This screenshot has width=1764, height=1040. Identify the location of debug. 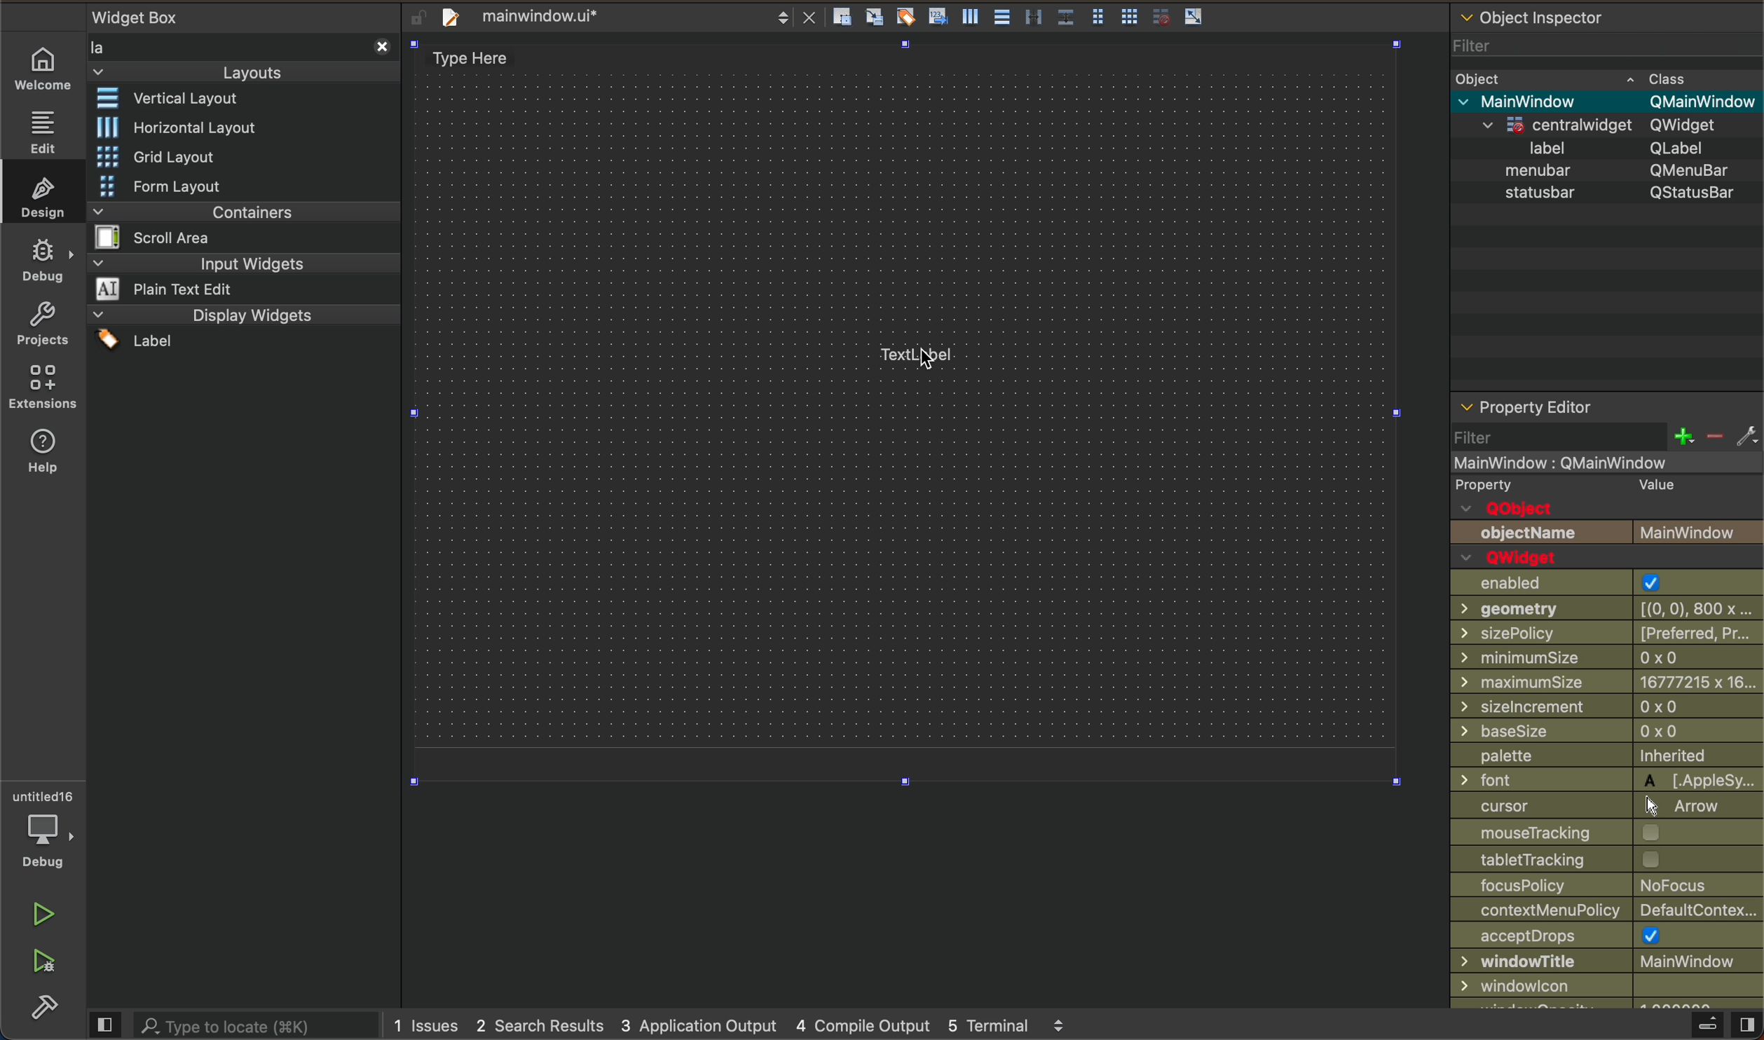
(47, 264).